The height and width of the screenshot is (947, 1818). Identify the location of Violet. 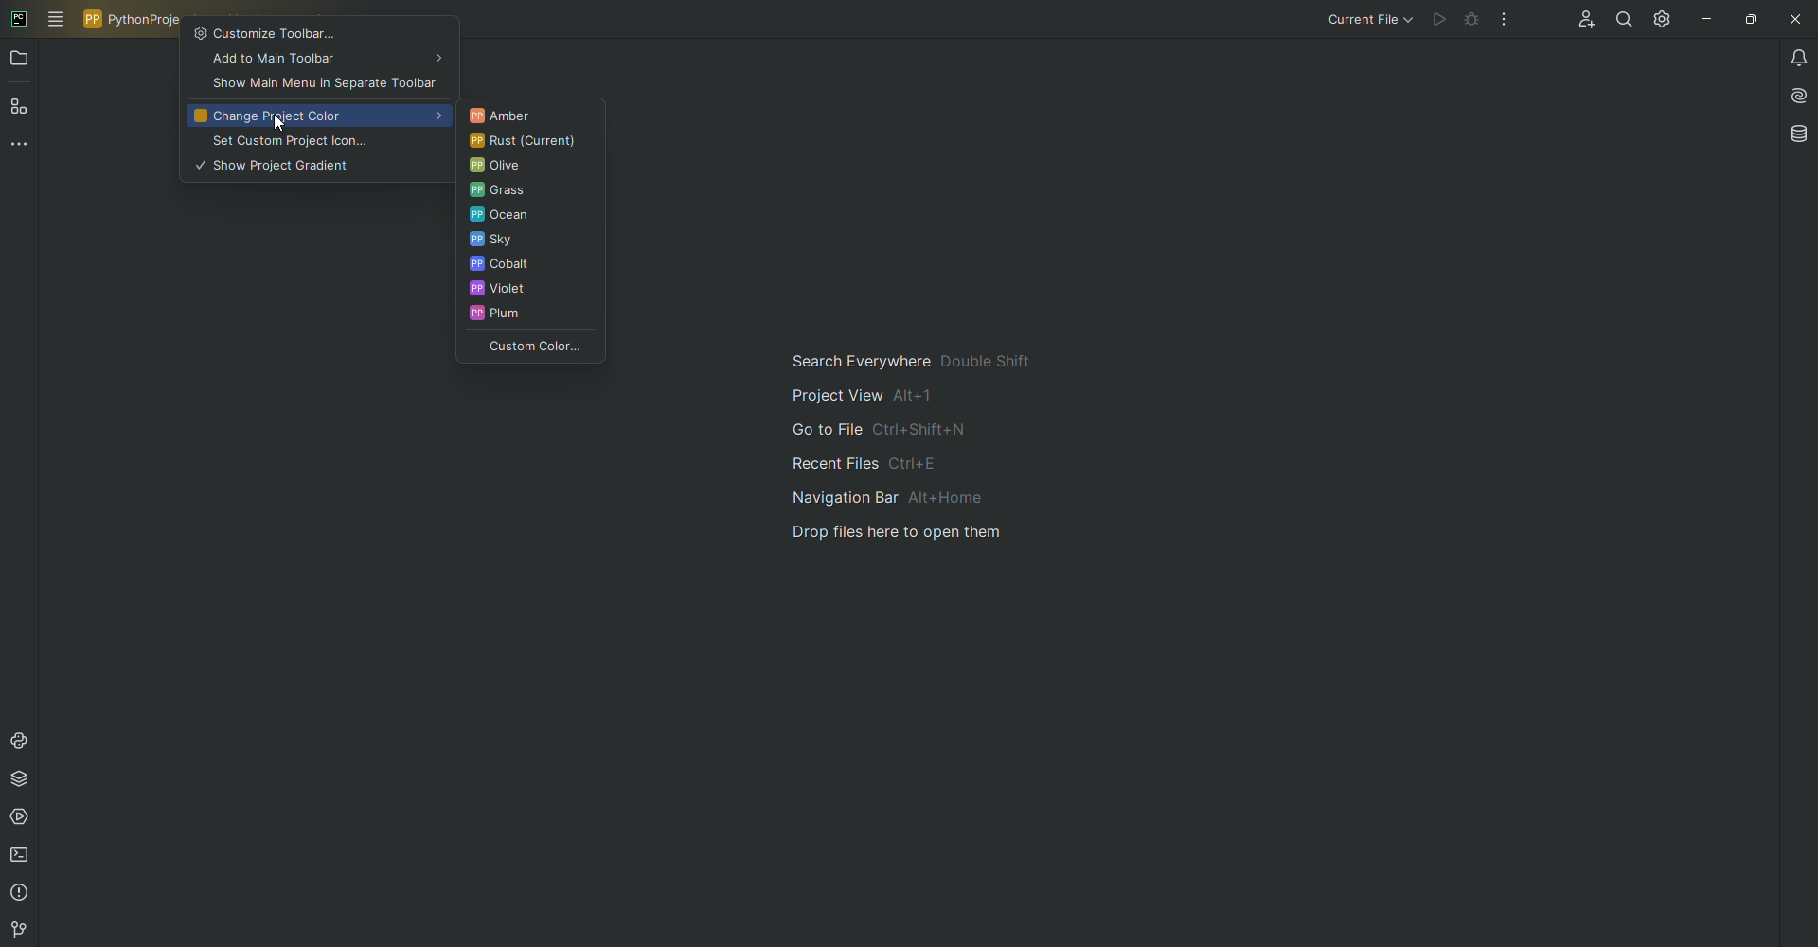
(527, 291).